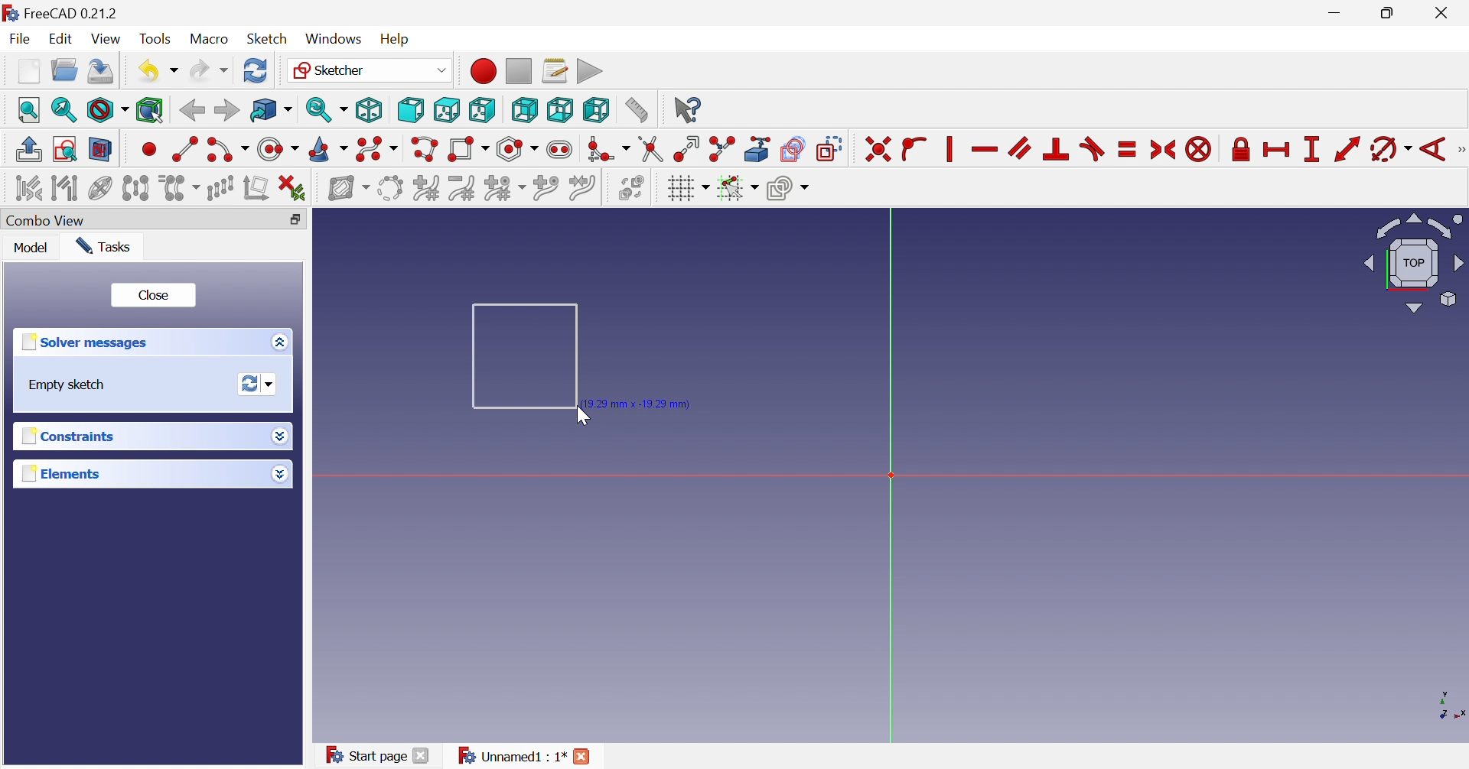 Image resolution: width=1469 pixels, height=769 pixels. What do you see at coordinates (914, 147) in the screenshot?
I see `Constrain point onto object` at bounding box center [914, 147].